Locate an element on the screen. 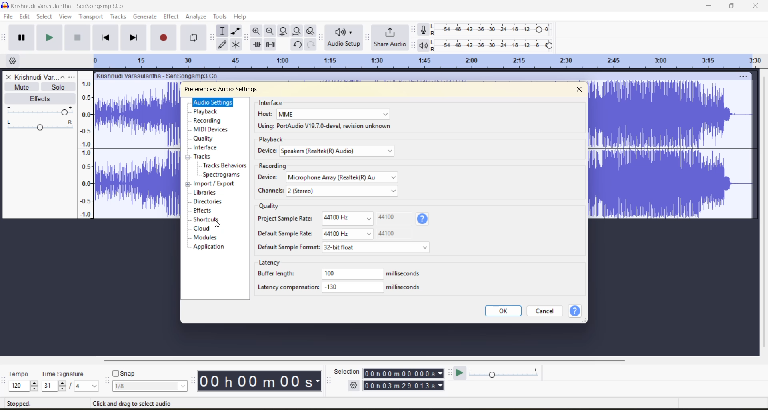  zoom out is located at coordinates (269, 31).